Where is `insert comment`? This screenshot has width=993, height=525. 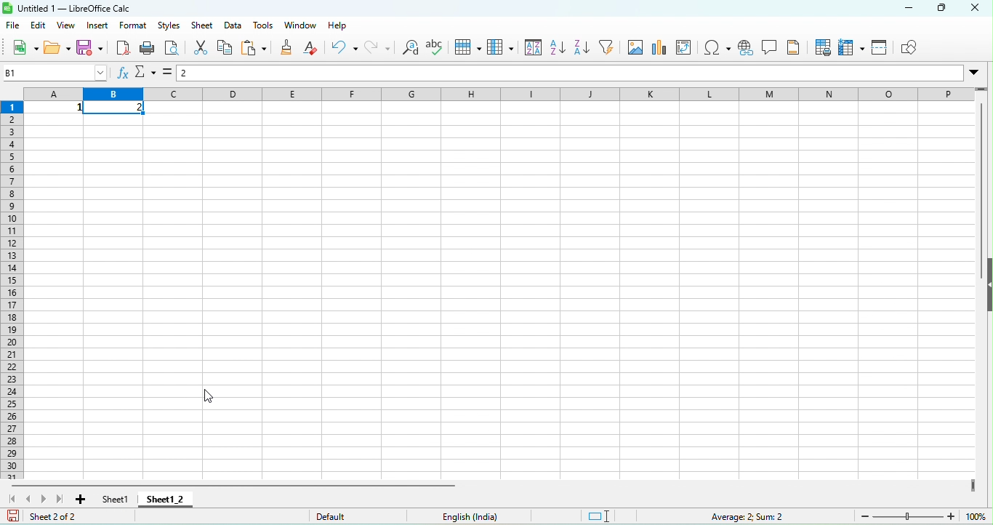 insert comment is located at coordinates (772, 49).